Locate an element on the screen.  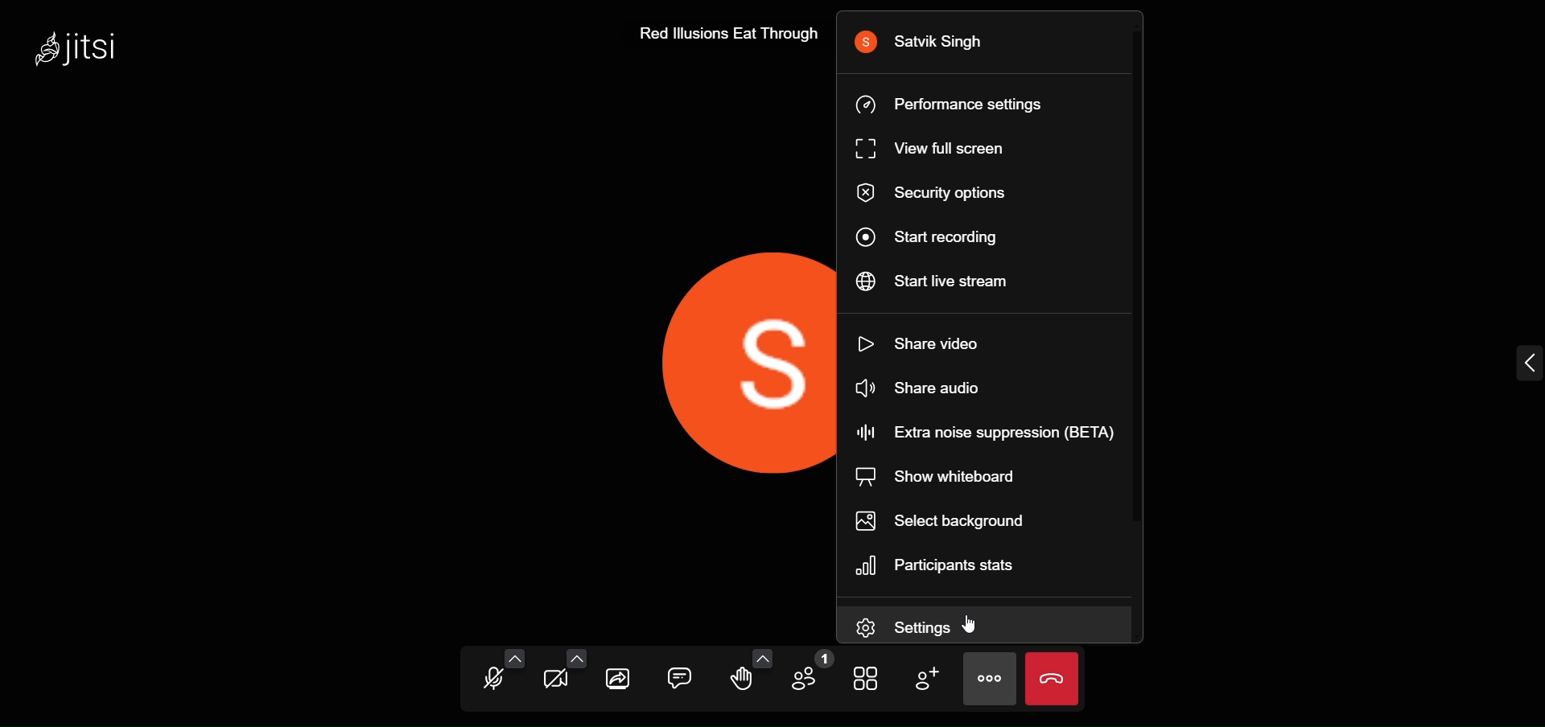
participant stat is located at coordinates (942, 565).